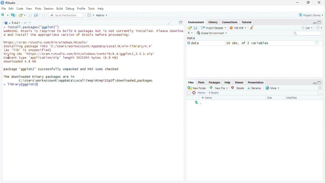 The width and height of the screenshot is (325, 183). I want to click on Help, so click(102, 9).